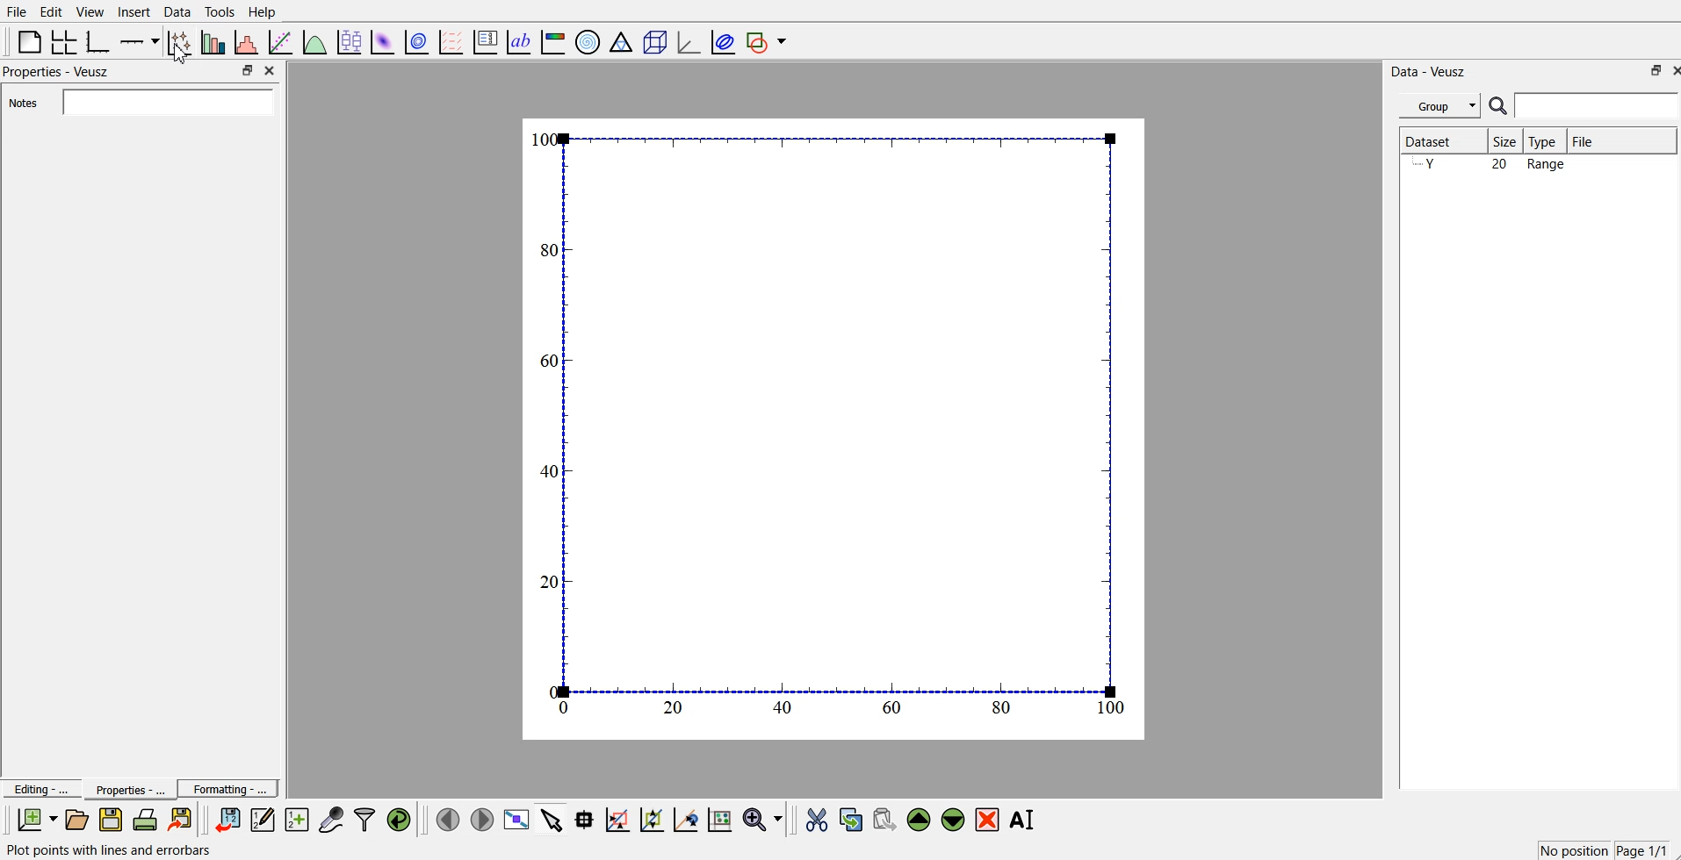 This screenshot has height=860, width=1681. Describe the element at coordinates (1495, 166) in the screenshot. I see `y 20 range` at that location.